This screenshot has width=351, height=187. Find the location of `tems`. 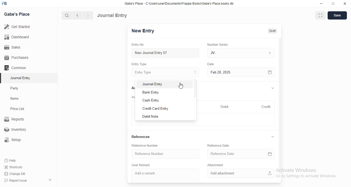

tems is located at coordinates (17, 99).